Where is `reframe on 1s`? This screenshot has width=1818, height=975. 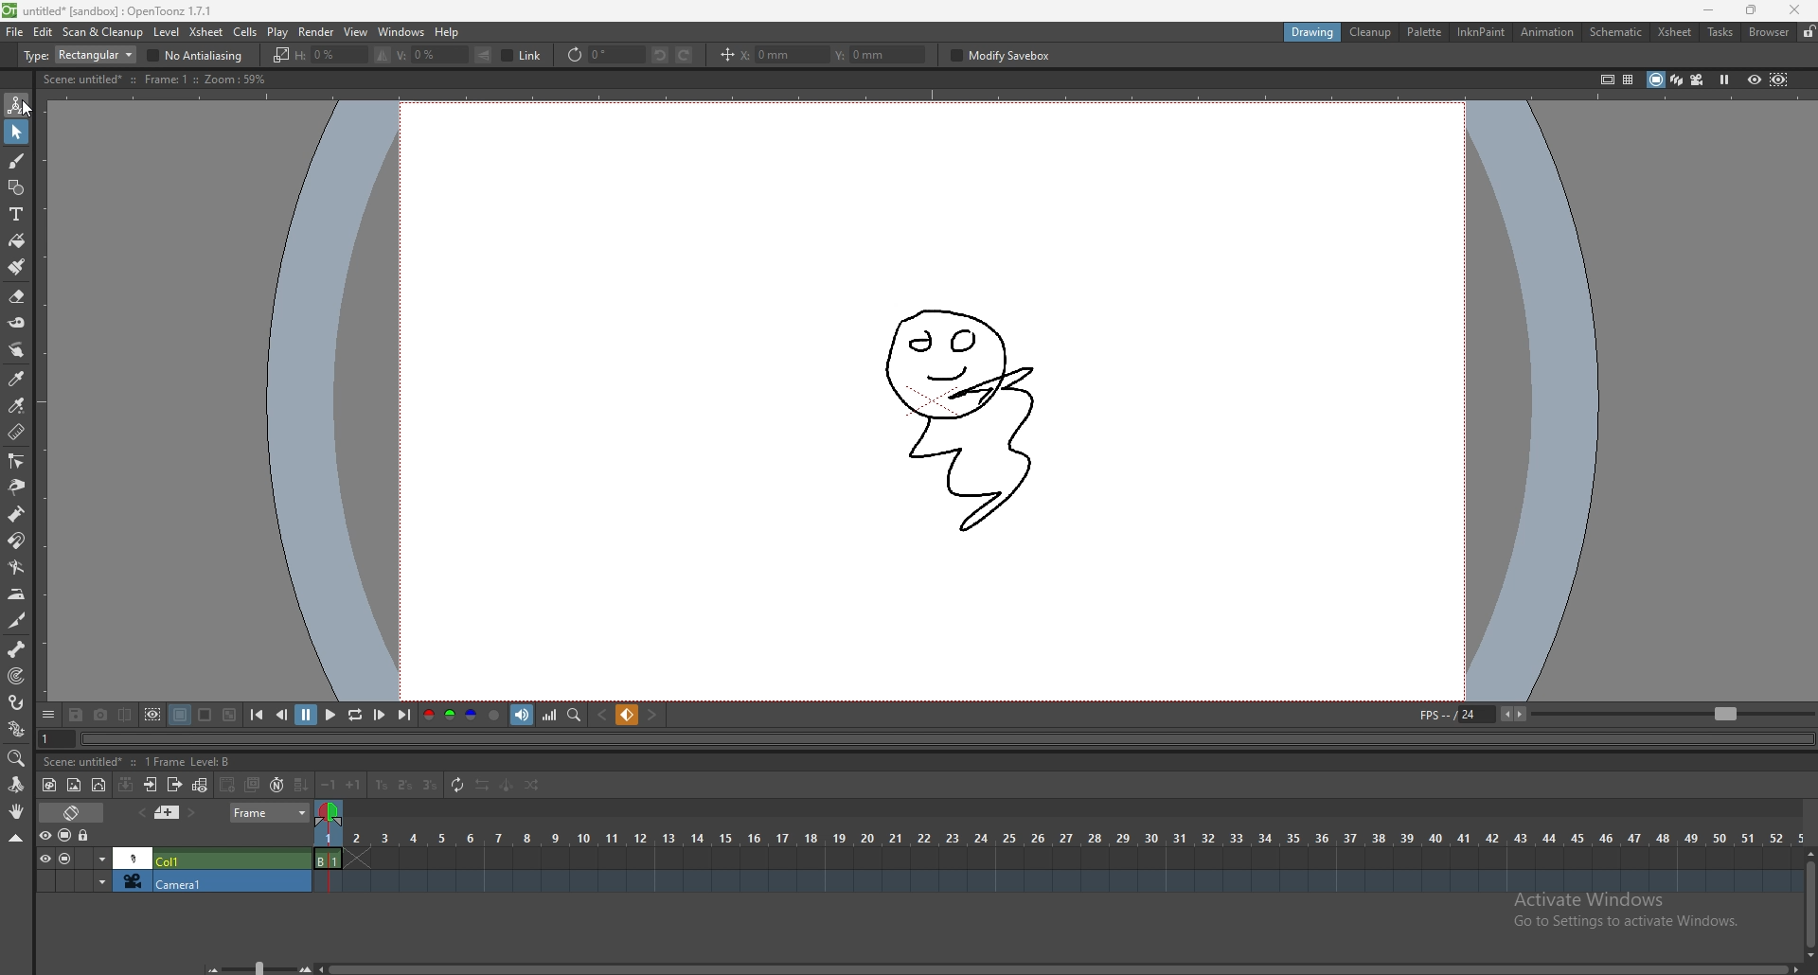
reframe on 1s is located at coordinates (382, 786).